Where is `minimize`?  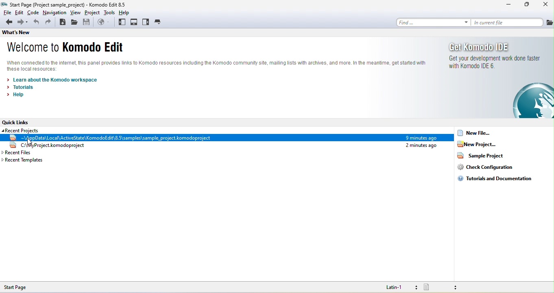 minimize is located at coordinates (506, 6).